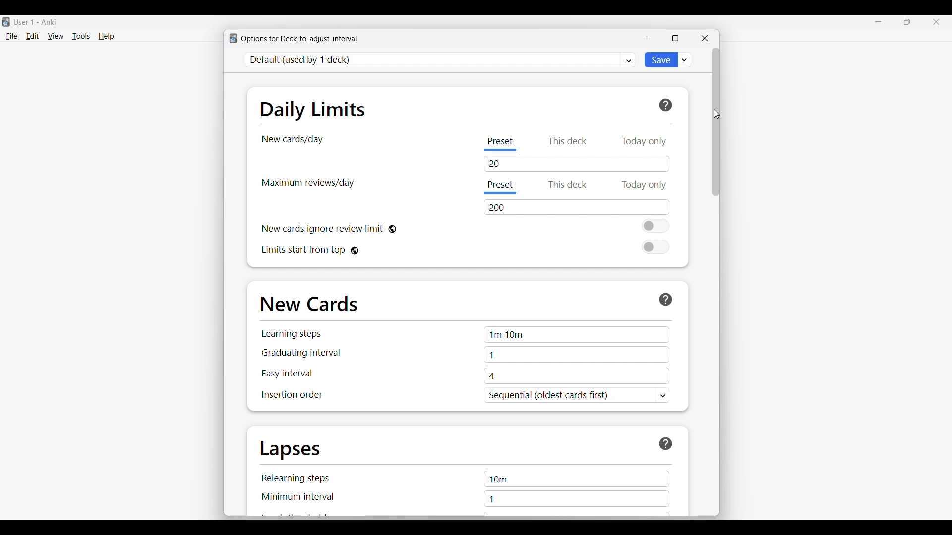  I want to click on Close interface, so click(936, 22).